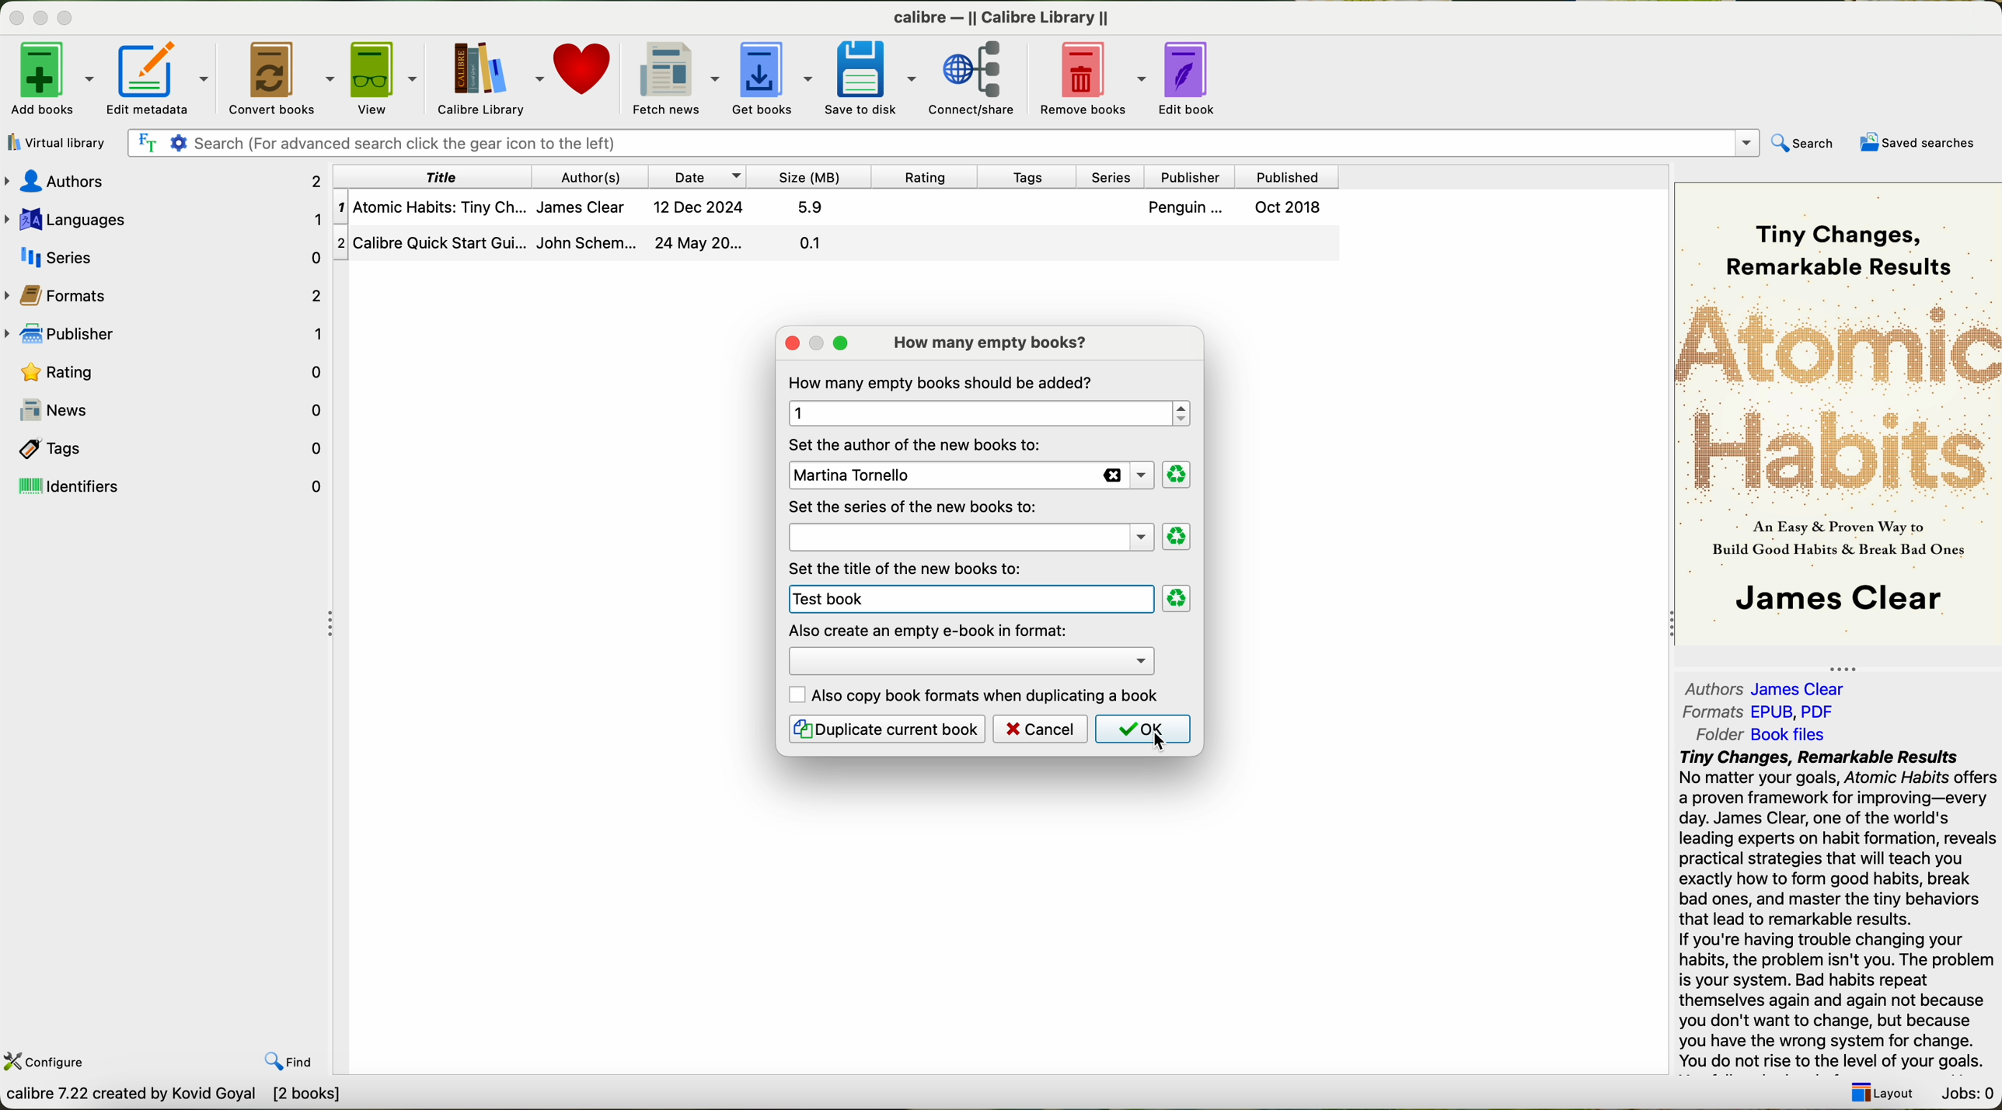  What do you see at coordinates (168, 294) in the screenshot?
I see `formats` at bounding box center [168, 294].